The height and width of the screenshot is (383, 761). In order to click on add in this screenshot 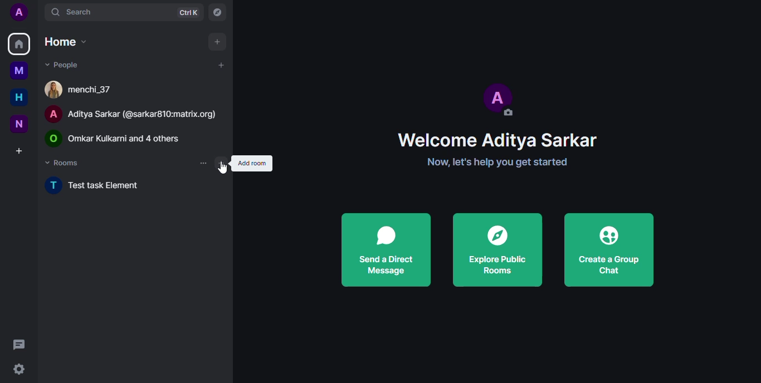, I will do `click(218, 41)`.